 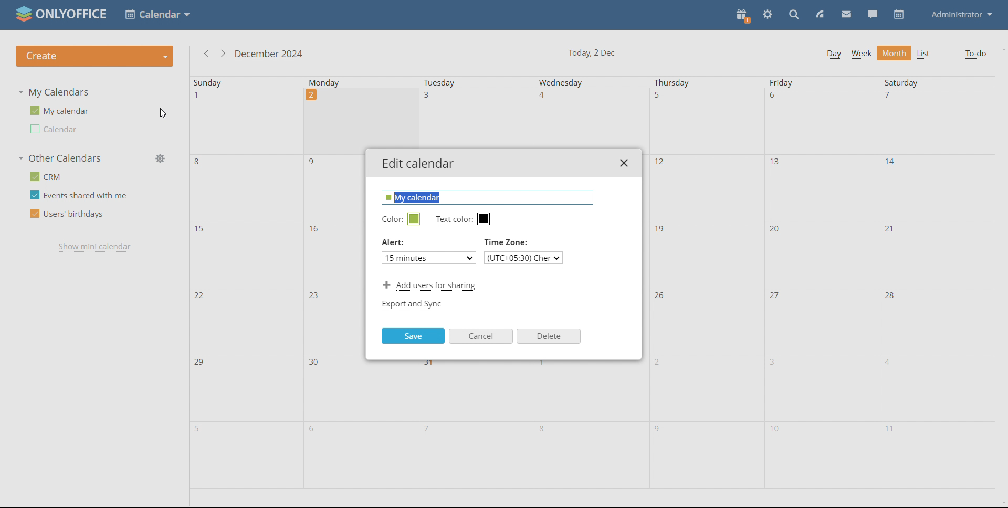 I want to click on Alert, so click(x=392, y=242).